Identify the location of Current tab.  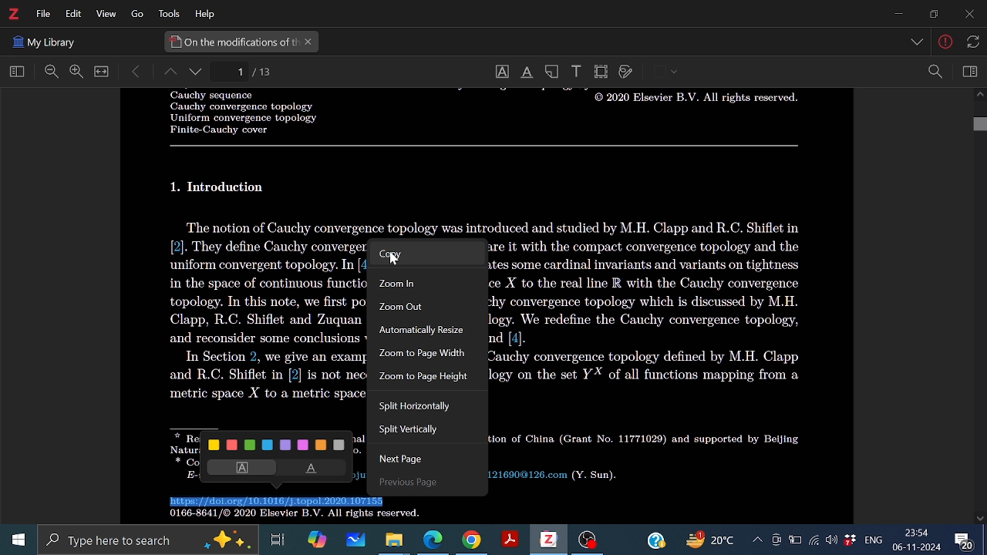
(232, 42).